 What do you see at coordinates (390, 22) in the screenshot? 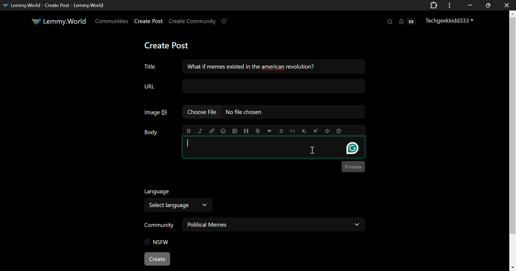
I see `Search` at bounding box center [390, 22].